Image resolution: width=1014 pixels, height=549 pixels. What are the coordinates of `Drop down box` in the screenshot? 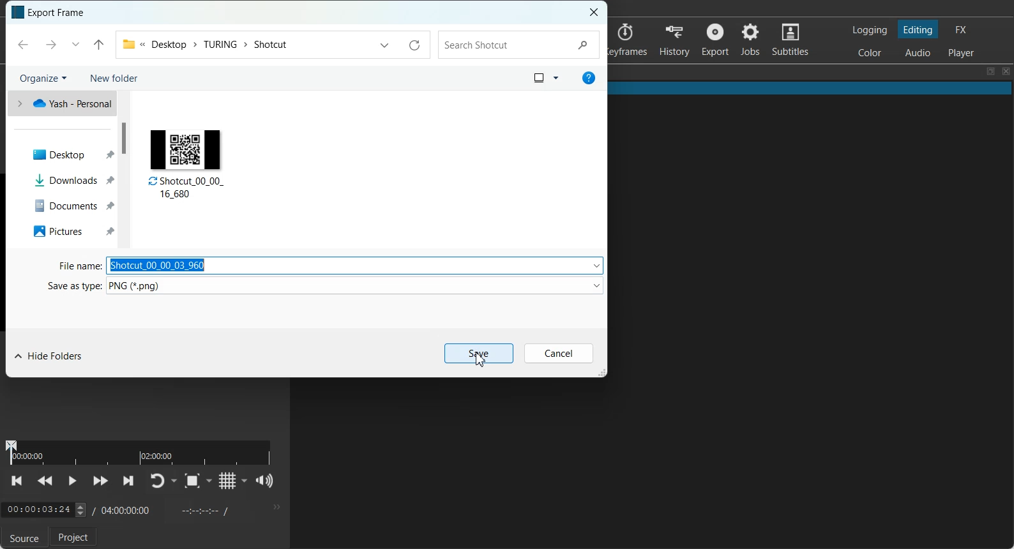 It's located at (175, 481).